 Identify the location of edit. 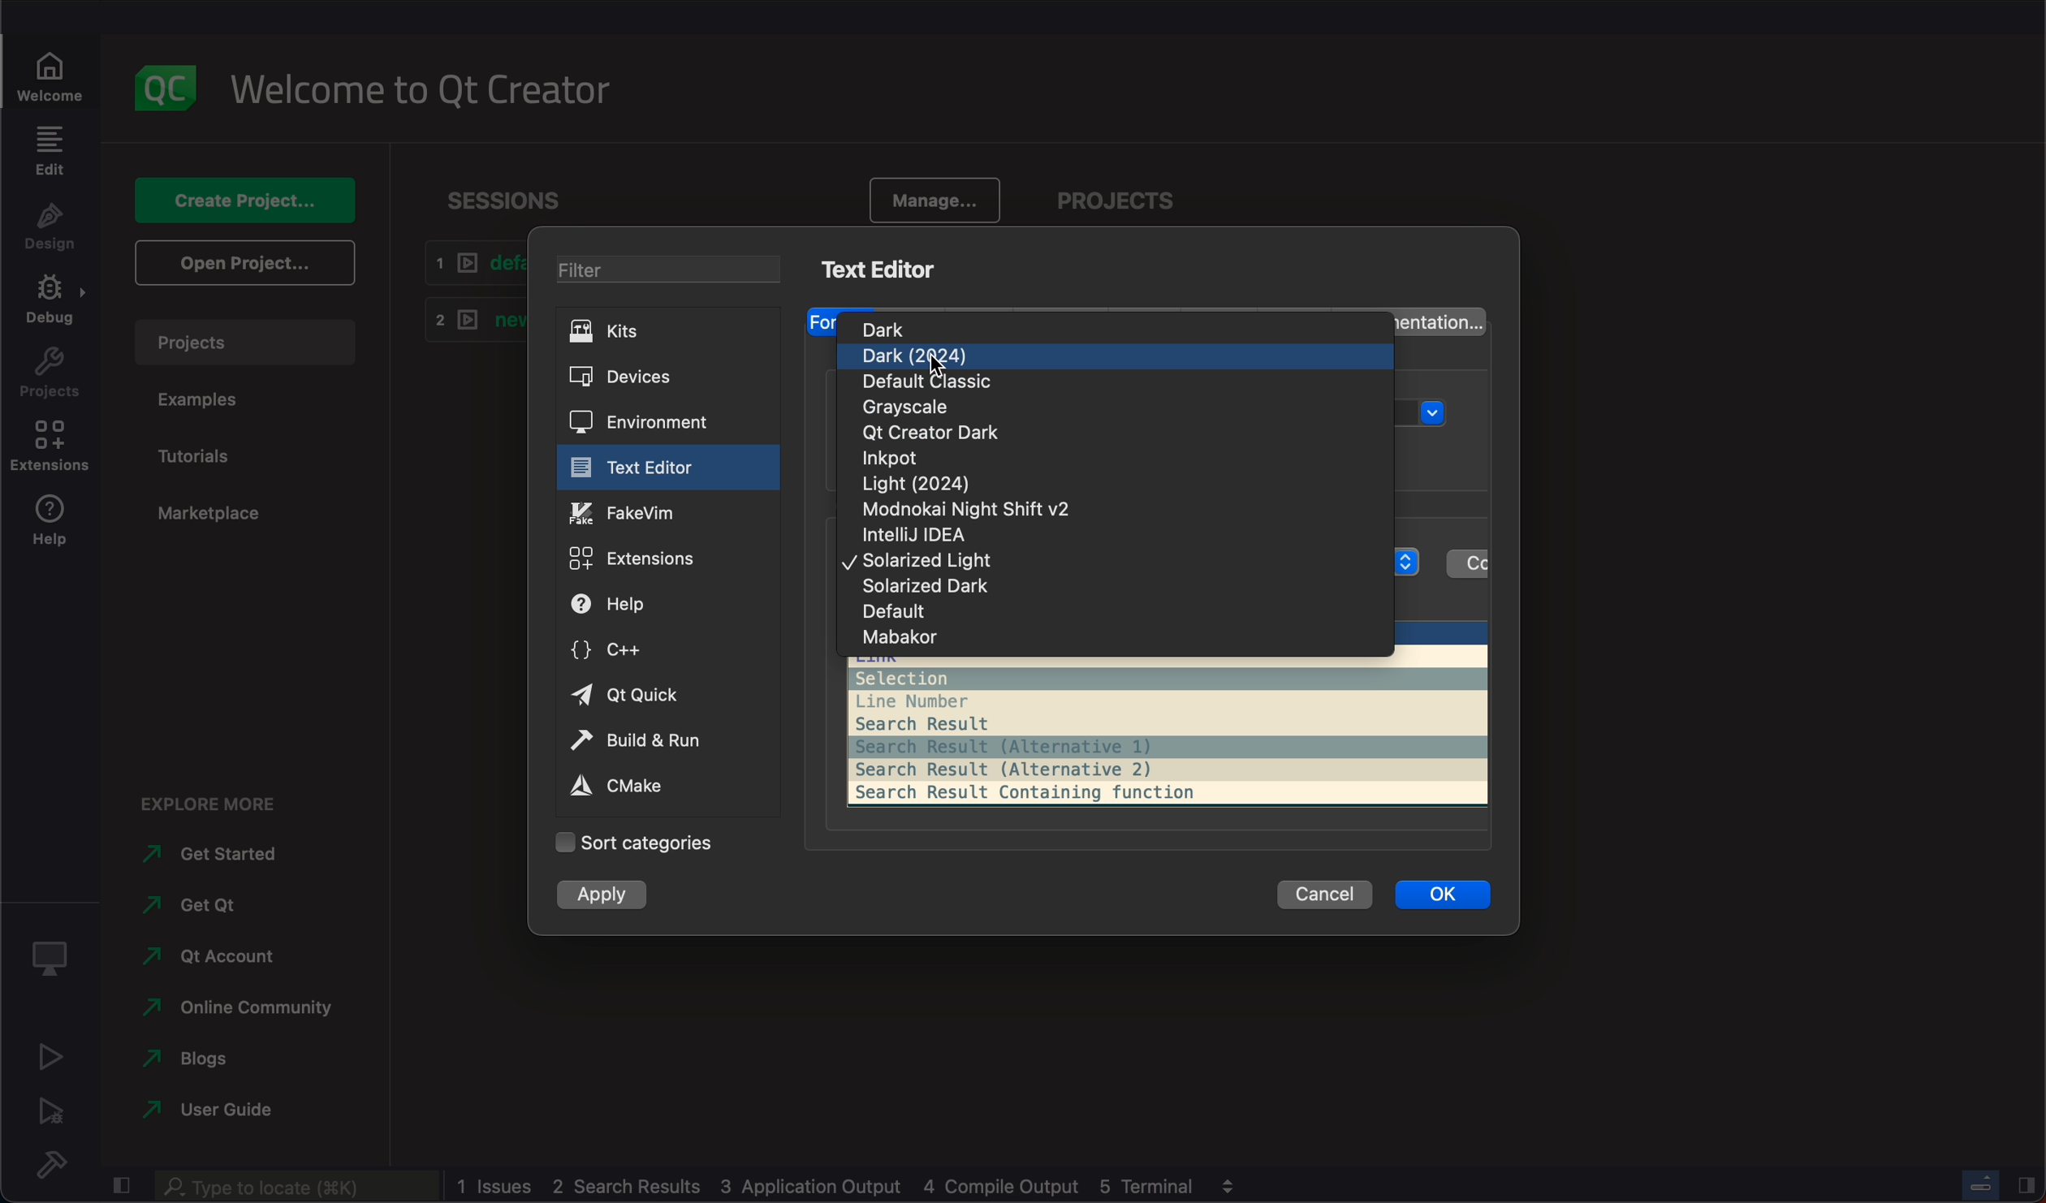
(49, 152).